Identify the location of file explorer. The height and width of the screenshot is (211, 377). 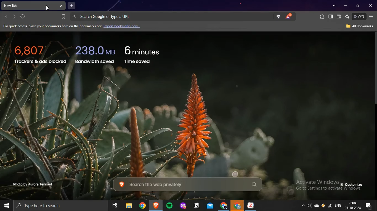
(130, 206).